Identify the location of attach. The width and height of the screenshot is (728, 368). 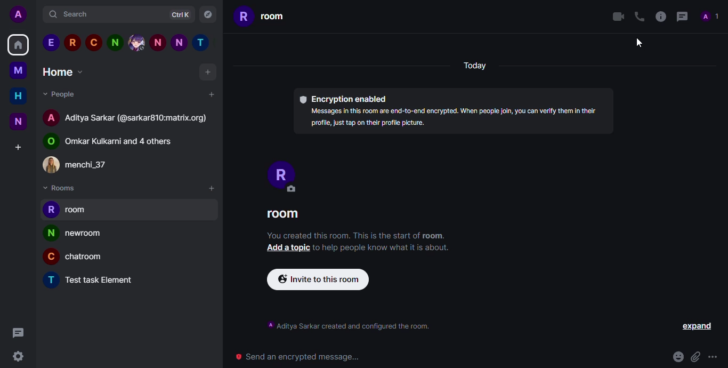
(697, 354).